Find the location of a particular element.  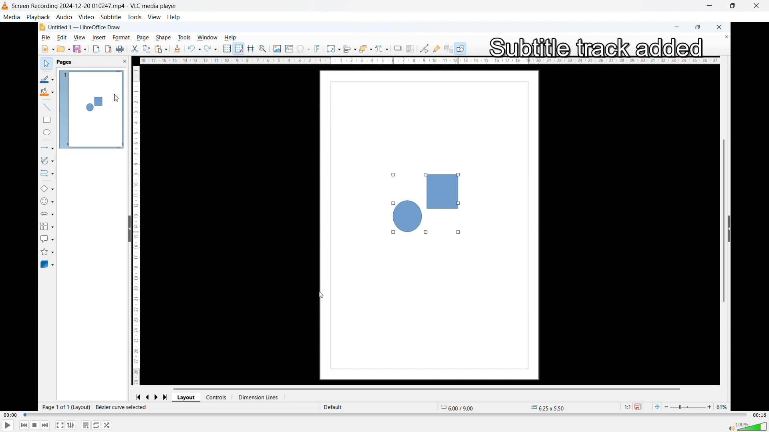

Random  is located at coordinates (107, 425).